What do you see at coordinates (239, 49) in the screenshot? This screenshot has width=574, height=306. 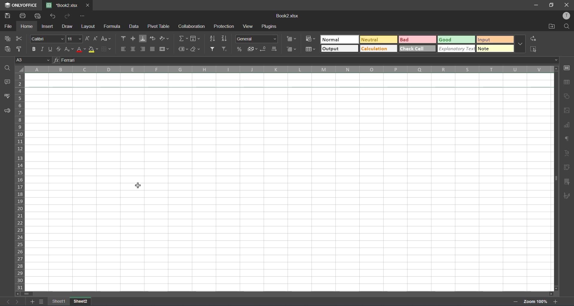 I see `percent` at bounding box center [239, 49].